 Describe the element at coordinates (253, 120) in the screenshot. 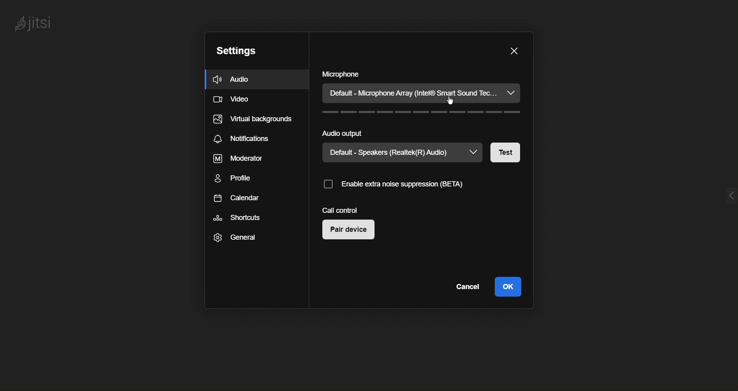

I see `Virtual backgrounds` at that location.